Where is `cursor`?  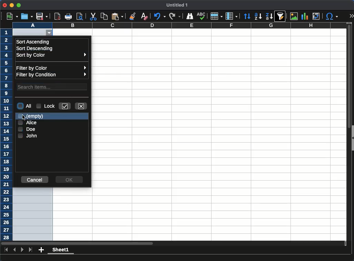 cursor is located at coordinates (24, 117).